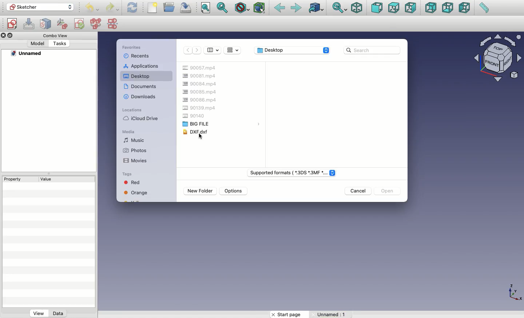  I want to click on Fit selection, so click(222, 8).